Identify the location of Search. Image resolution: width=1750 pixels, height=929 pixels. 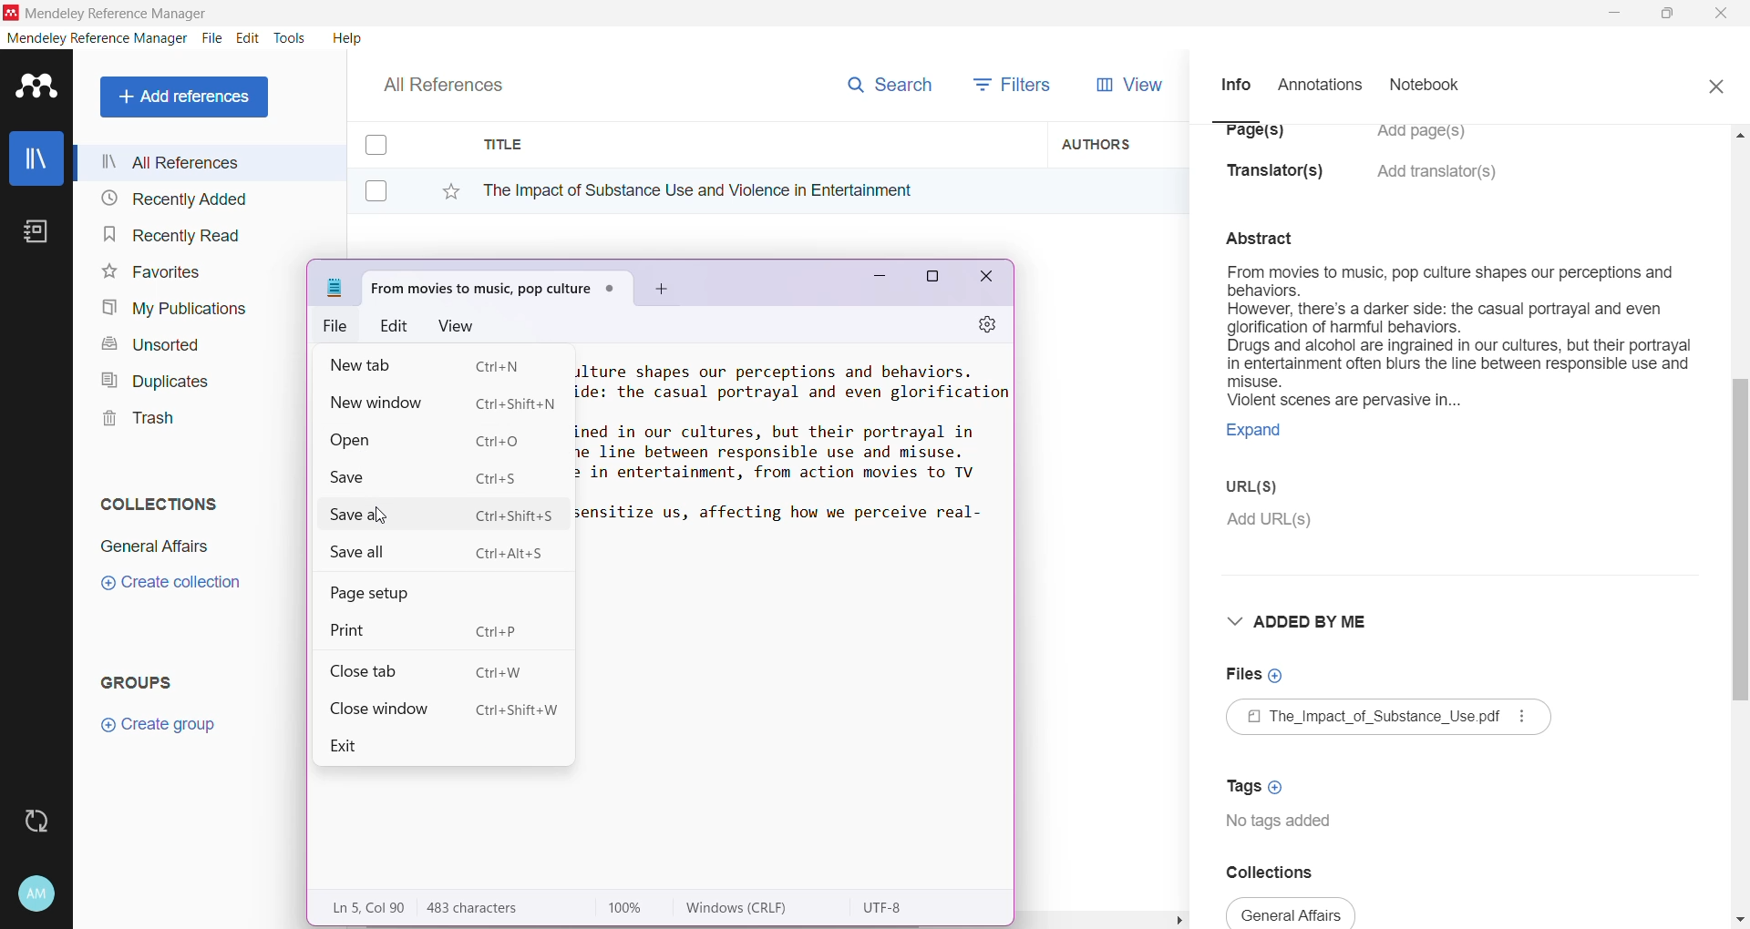
(889, 81).